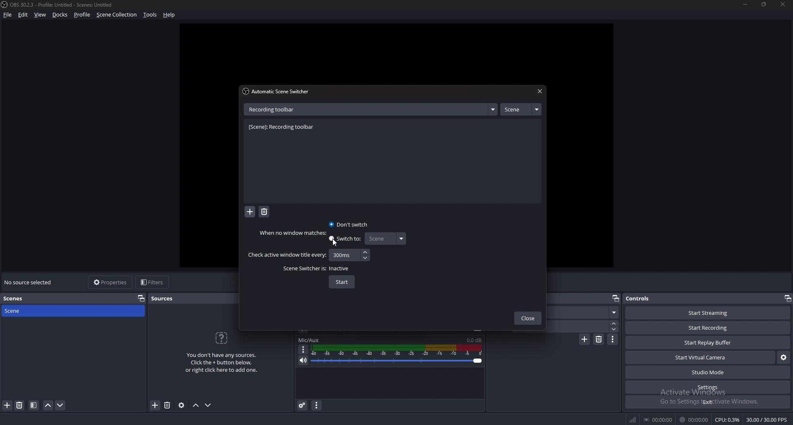  I want to click on close, so click(781, 4).